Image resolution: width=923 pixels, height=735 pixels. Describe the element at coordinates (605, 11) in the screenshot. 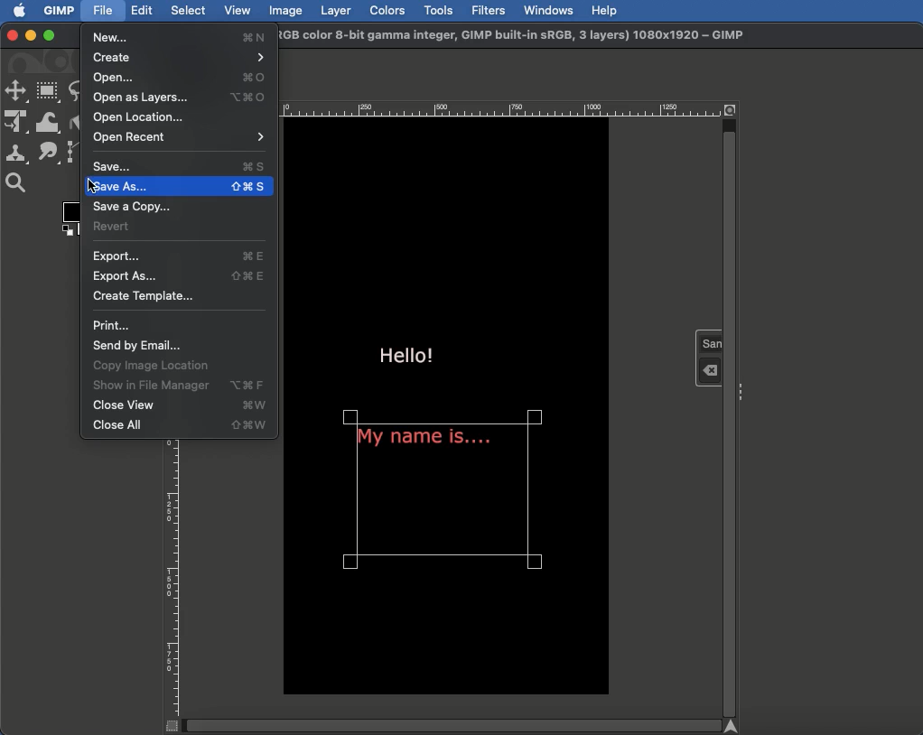

I see `Help` at that location.